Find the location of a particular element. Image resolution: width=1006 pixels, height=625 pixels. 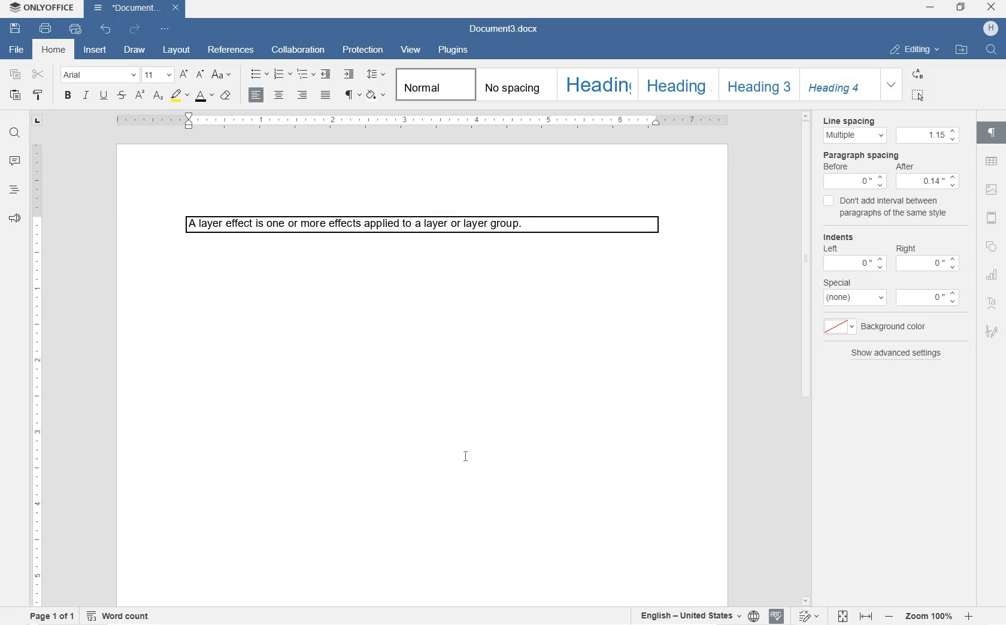

NO SPACING is located at coordinates (514, 85).